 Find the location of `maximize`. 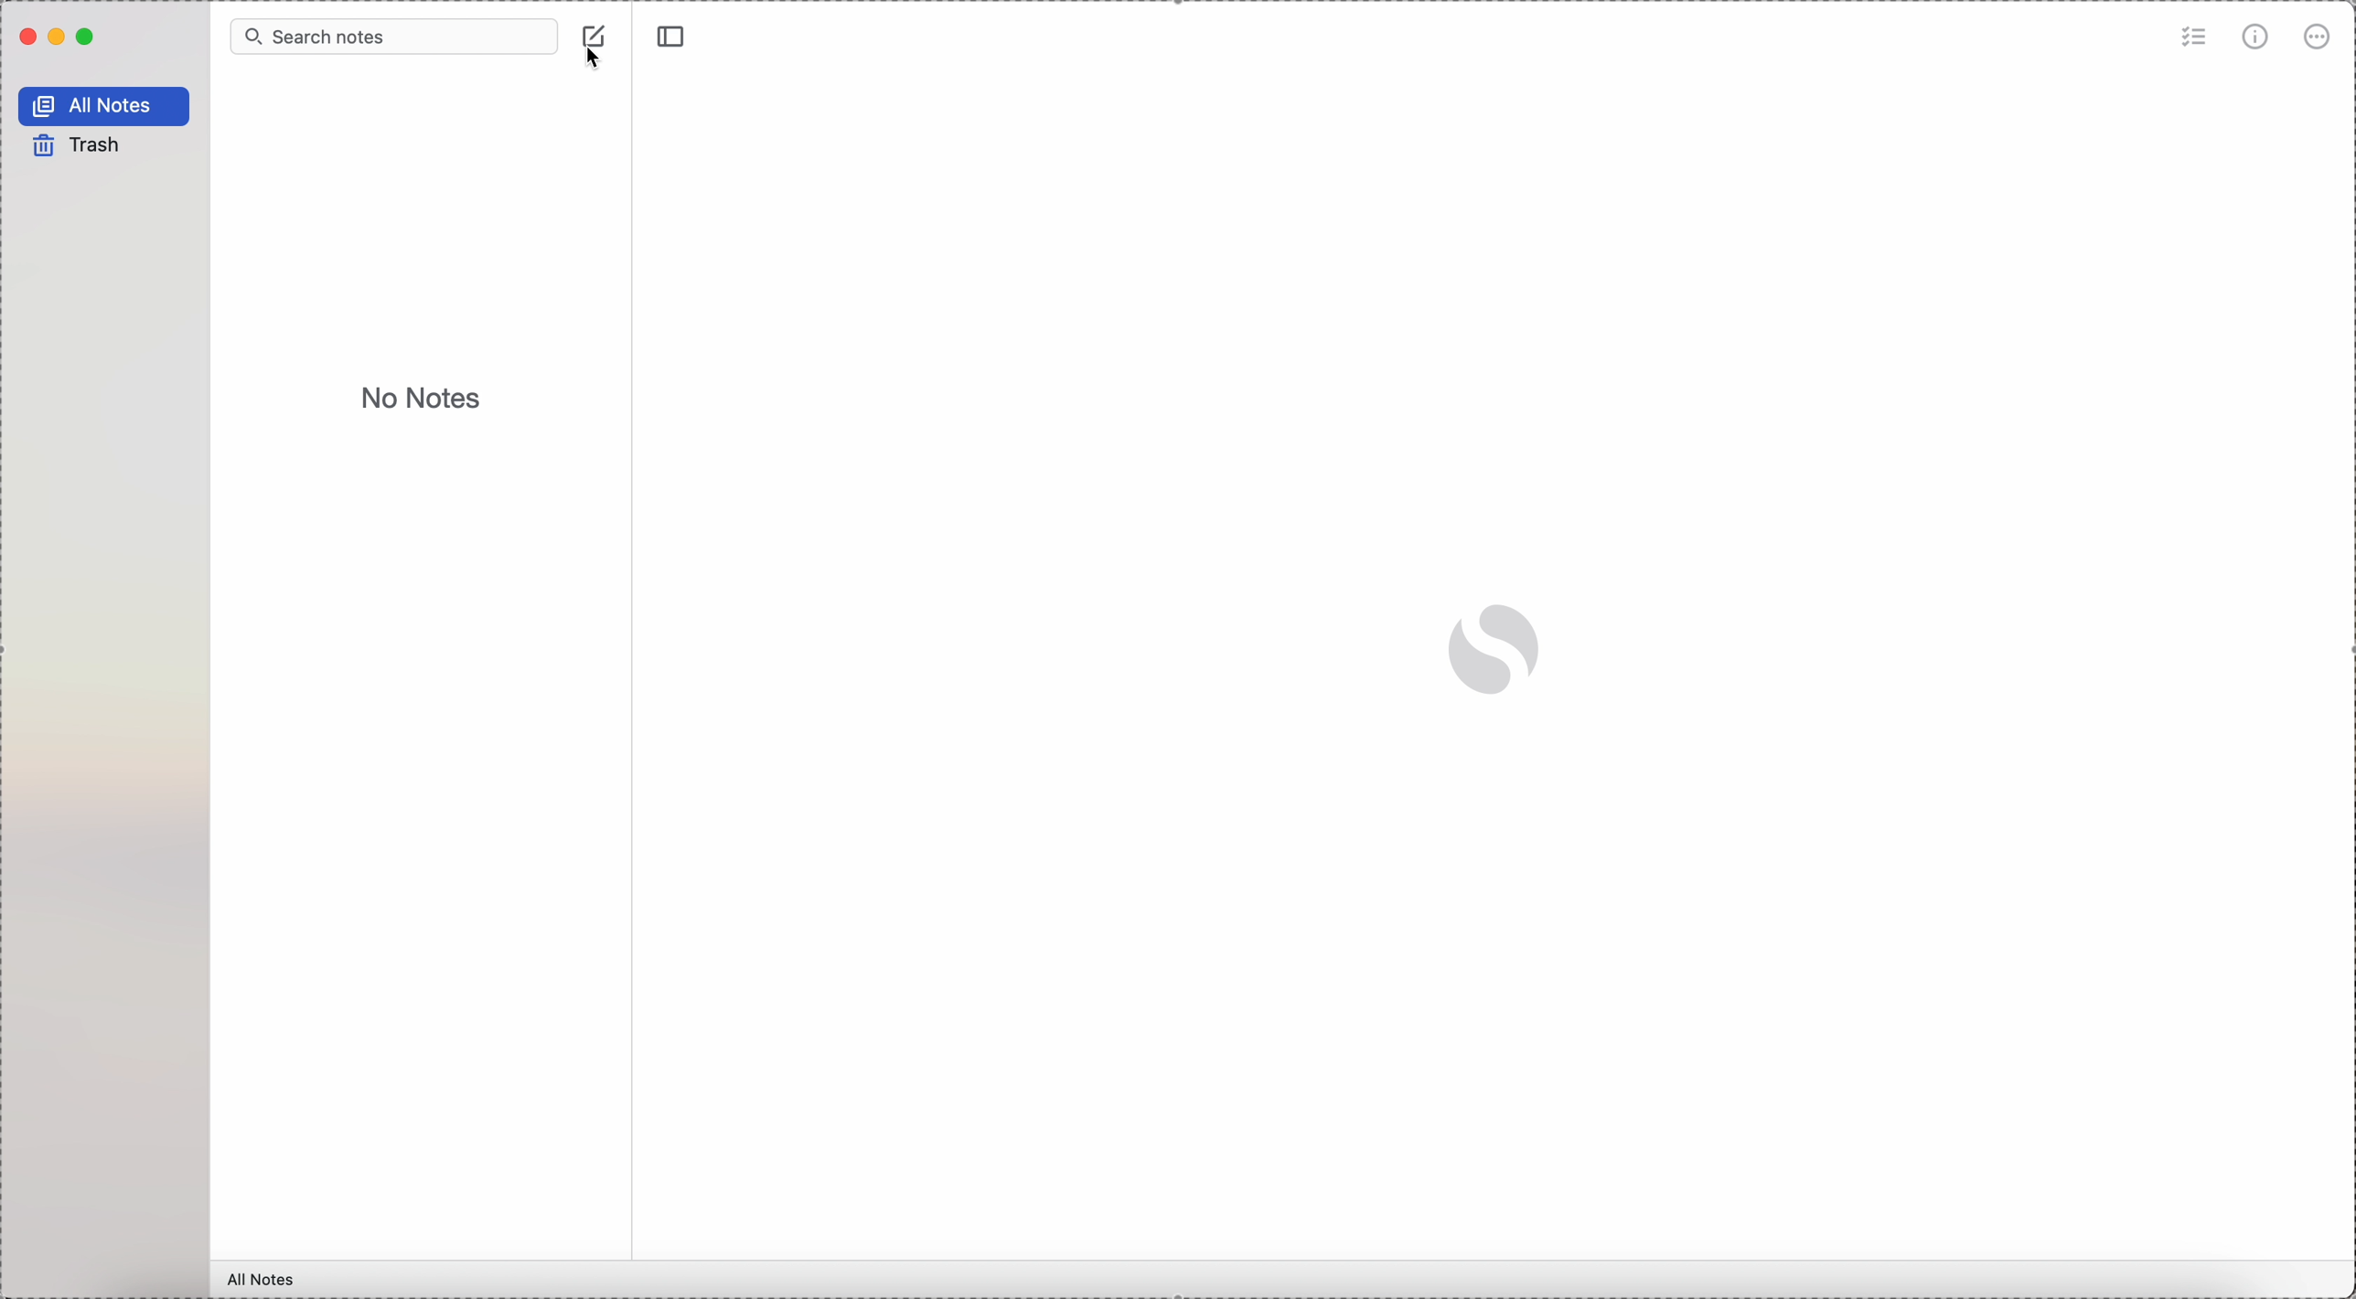

maximize is located at coordinates (87, 38).